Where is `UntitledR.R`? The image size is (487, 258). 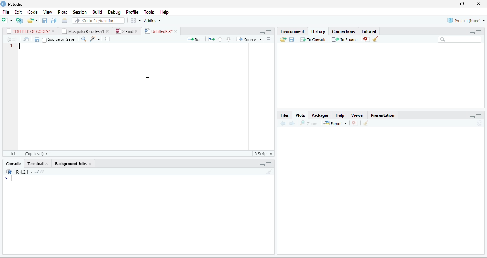 UntitledR.R is located at coordinates (158, 31).